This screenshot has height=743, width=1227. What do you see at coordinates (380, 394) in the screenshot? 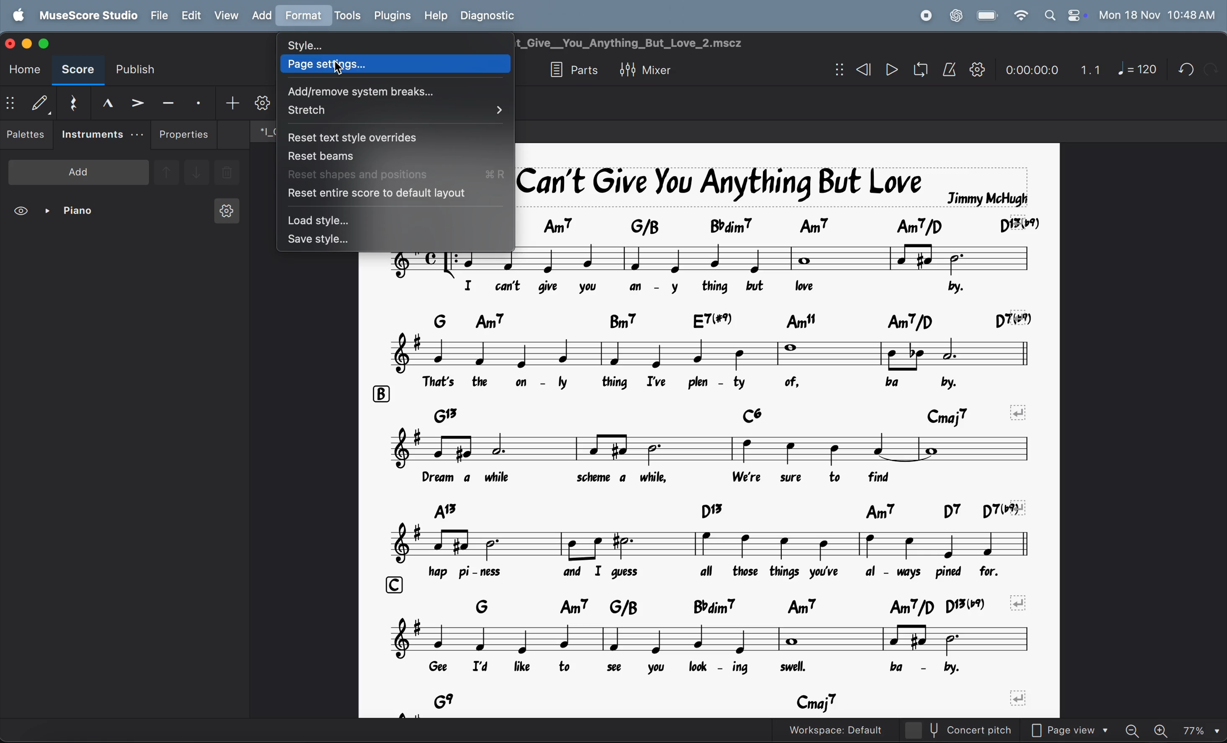
I see `rows` at bounding box center [380, 394].